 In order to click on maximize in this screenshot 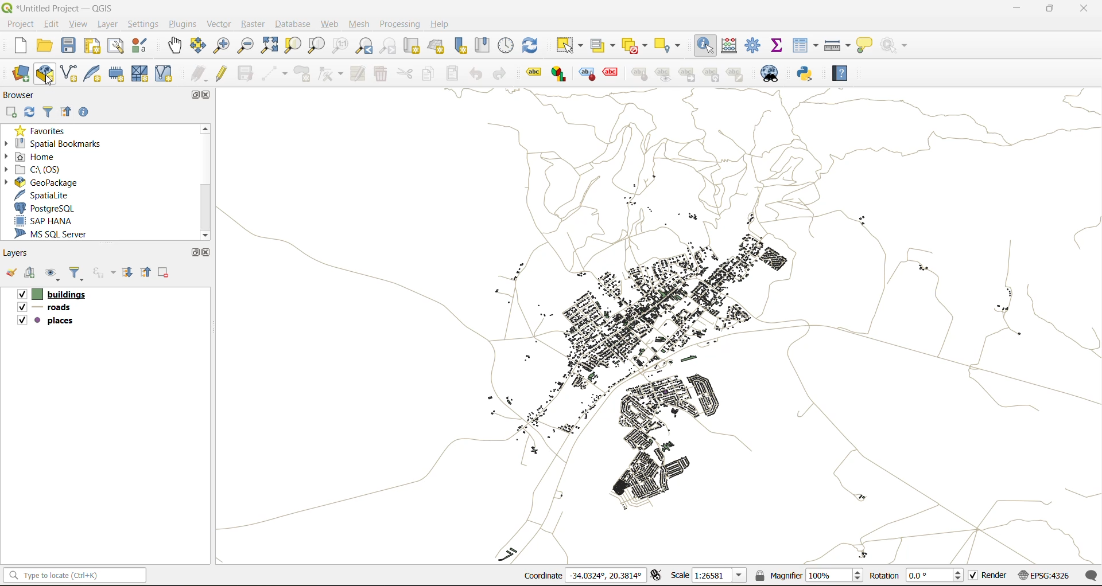, I will do `click(193, 95)`.